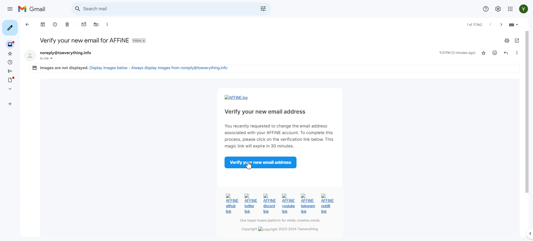 The image size is (533, 241). Describe the element at coordinates (27, 25) in the screenshot. I see `Back to inbox` at that location.